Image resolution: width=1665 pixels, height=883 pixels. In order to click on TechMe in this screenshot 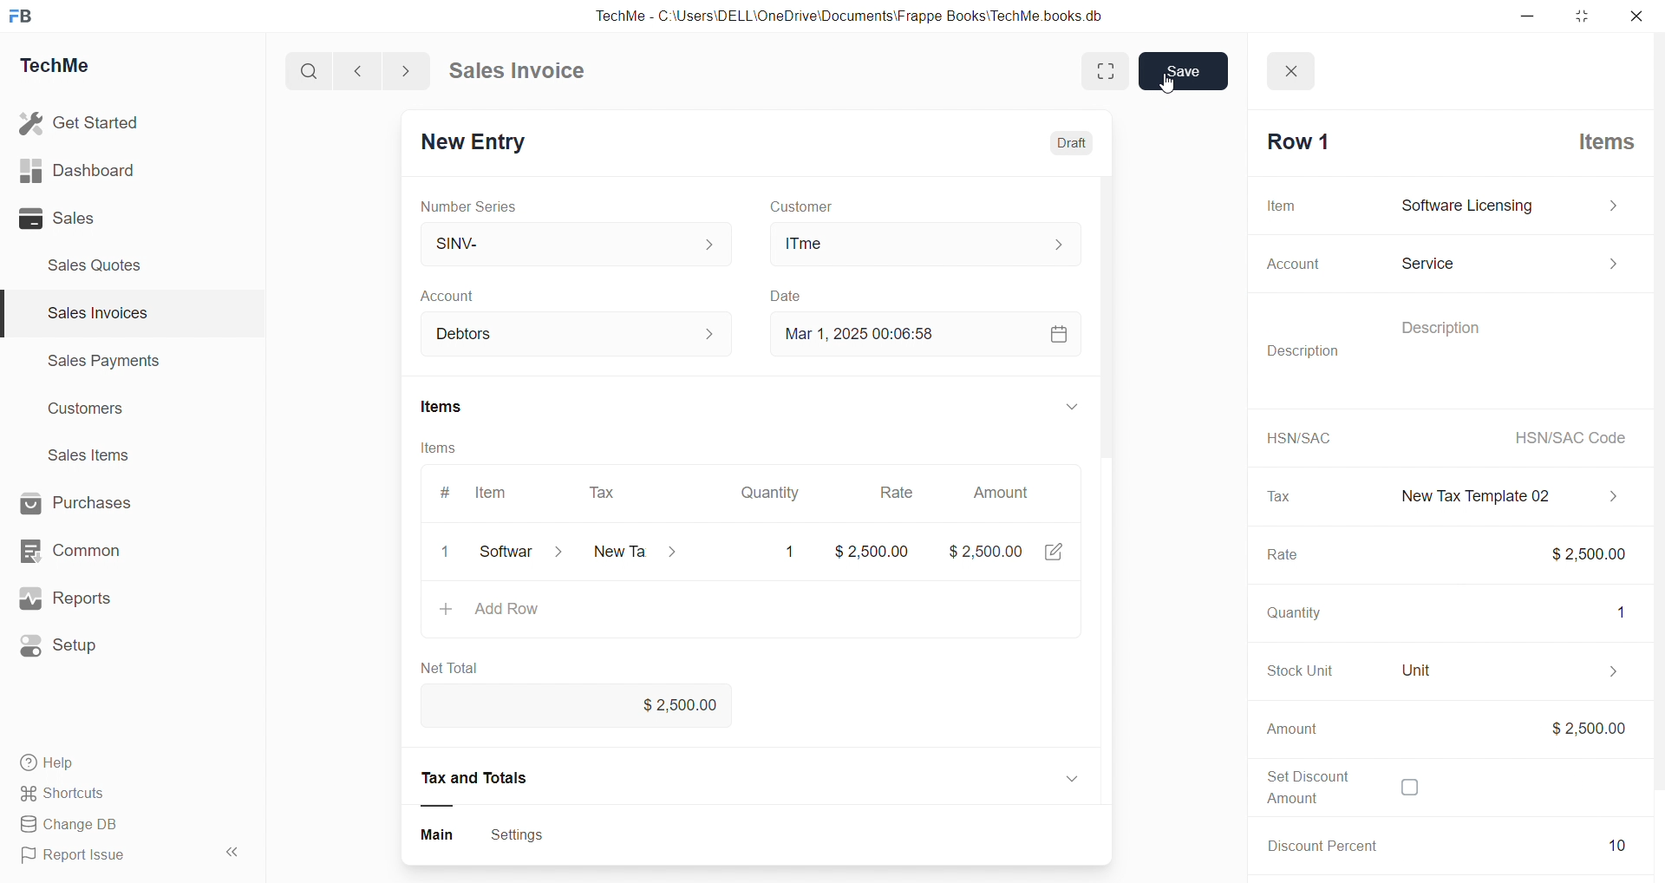, I will do `click(69, 69)`.